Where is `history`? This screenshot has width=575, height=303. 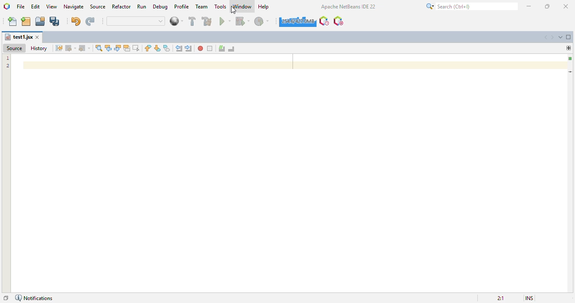
history is located at coordinates (39, 48).